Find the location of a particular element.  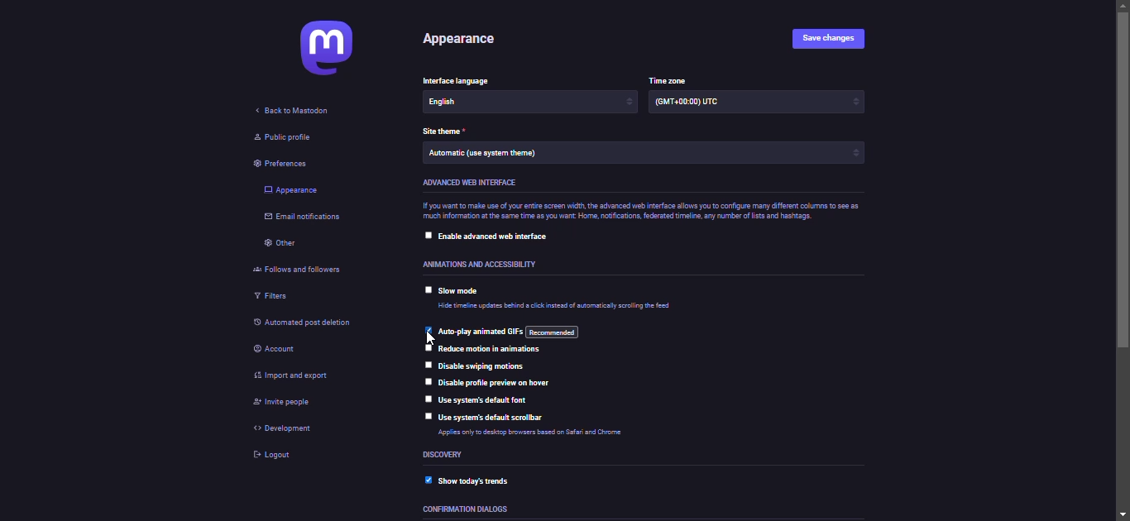

theme is located at coordinates (491, 154).